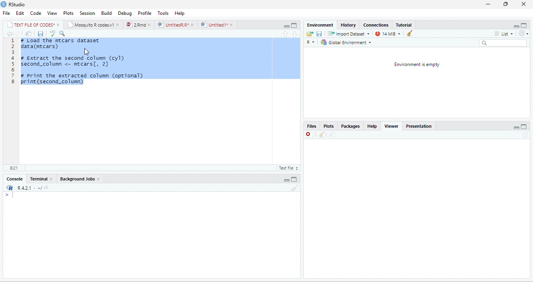  I want to click on close, so click(150, 24).